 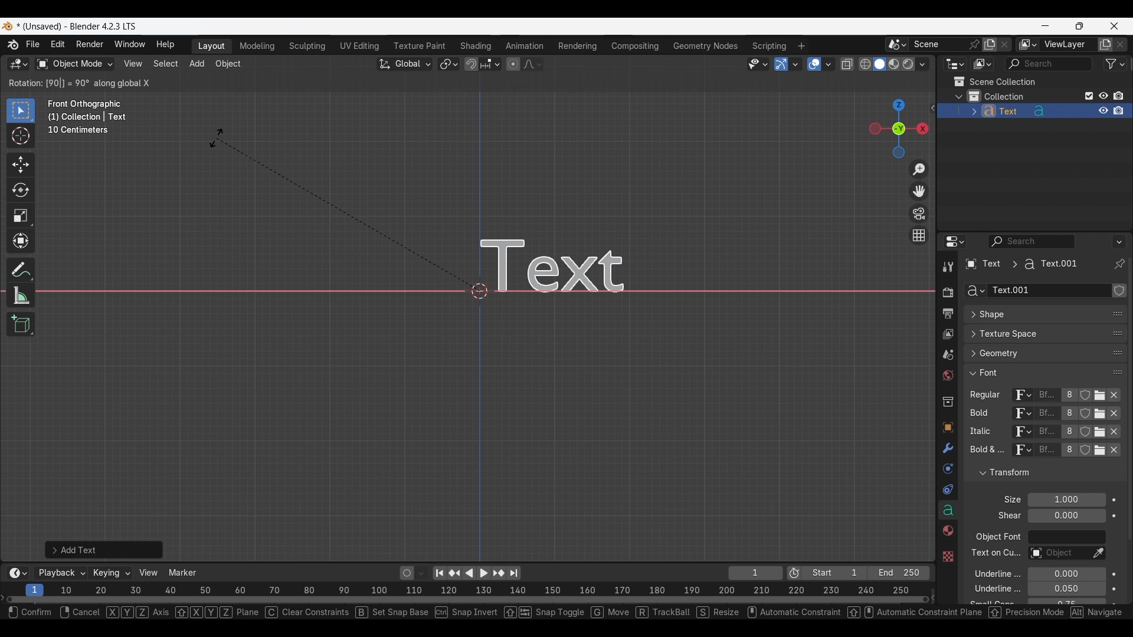 What do you see at coordinates (947, 402) in the screenshot?
I see `Collection` at bounding box center [947, 402].